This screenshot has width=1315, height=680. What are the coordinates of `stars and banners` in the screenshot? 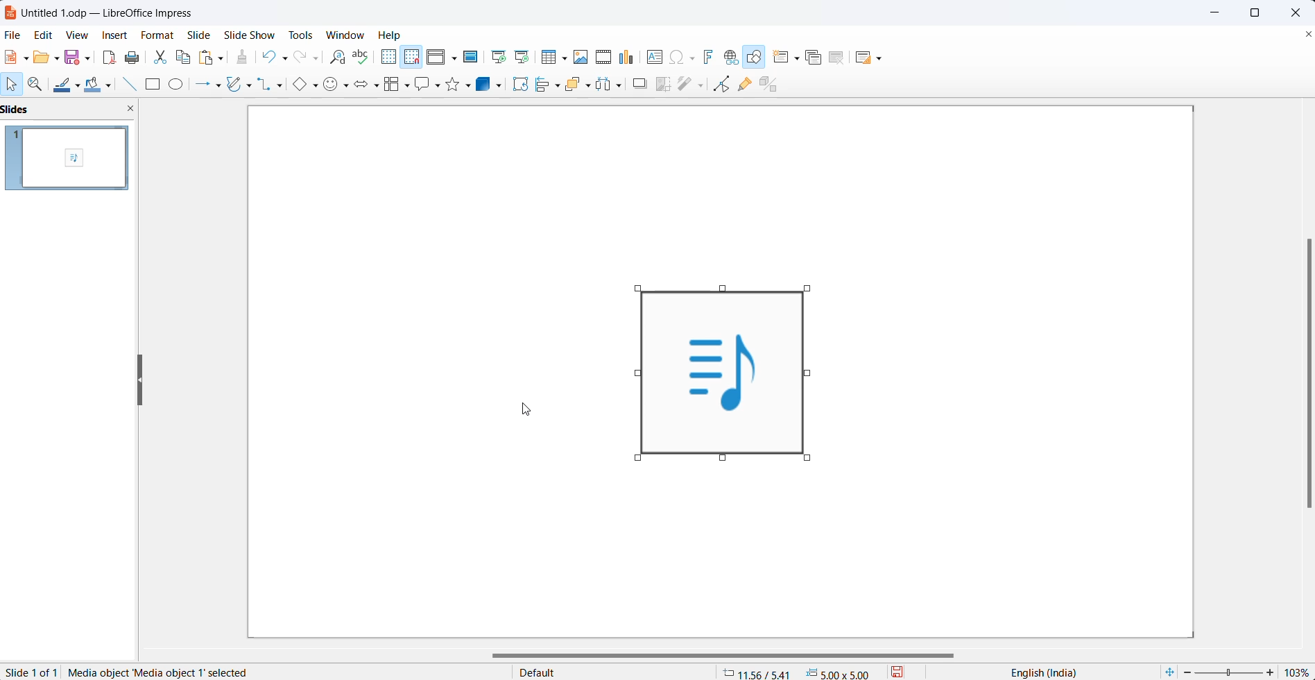 It's located at (452, 84).